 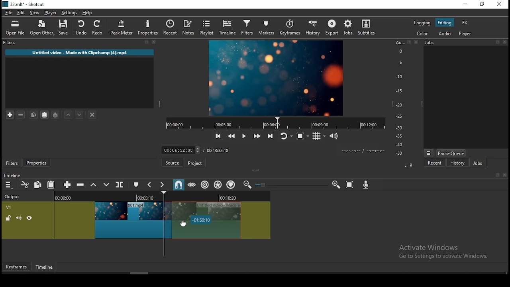 What do you see at coordinates (420, 22) in the screenshot?
I see `logging` at bounding box center [420, 22].